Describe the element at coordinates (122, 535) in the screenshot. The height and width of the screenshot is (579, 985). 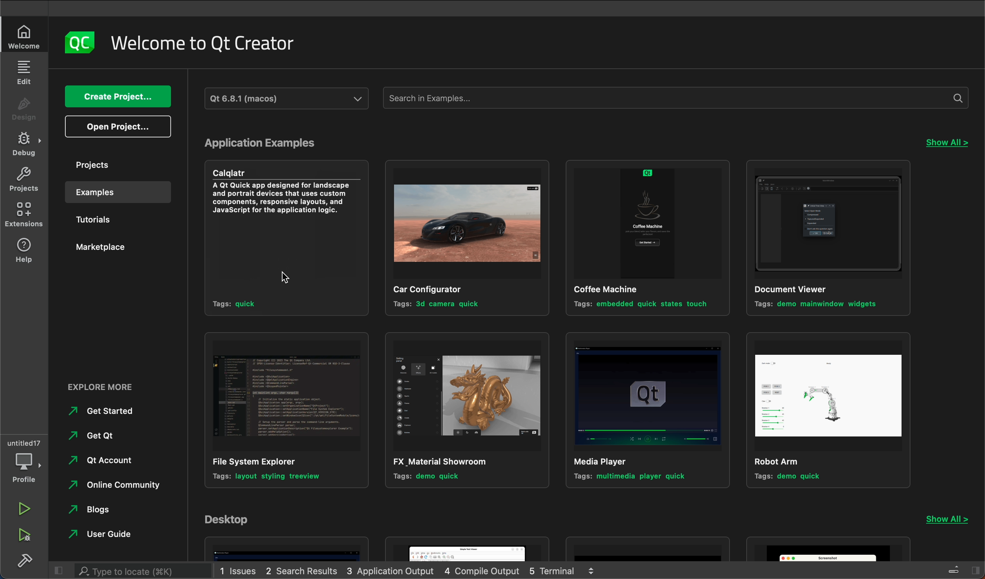
I see `user guide` at that location.